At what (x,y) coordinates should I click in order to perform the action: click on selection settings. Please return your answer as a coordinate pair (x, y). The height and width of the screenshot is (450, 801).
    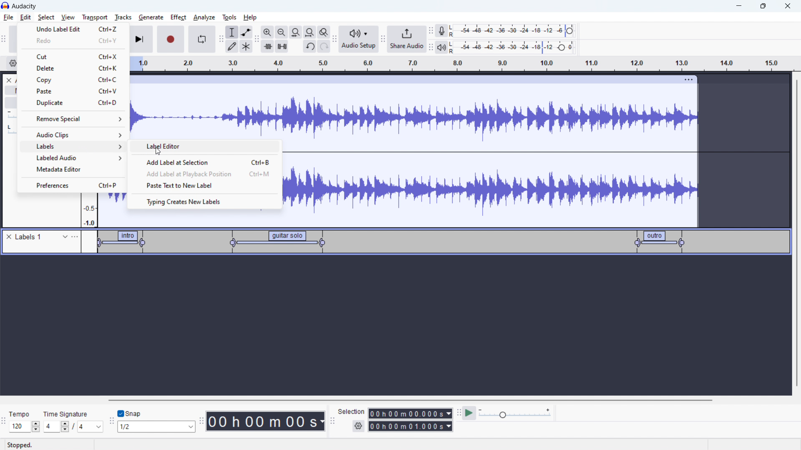
    Looking at the image, I should click on (359, 426).